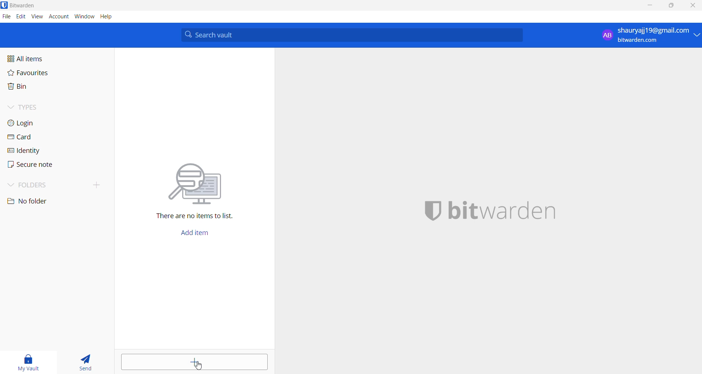  I want to click on window, so click(84, 17).